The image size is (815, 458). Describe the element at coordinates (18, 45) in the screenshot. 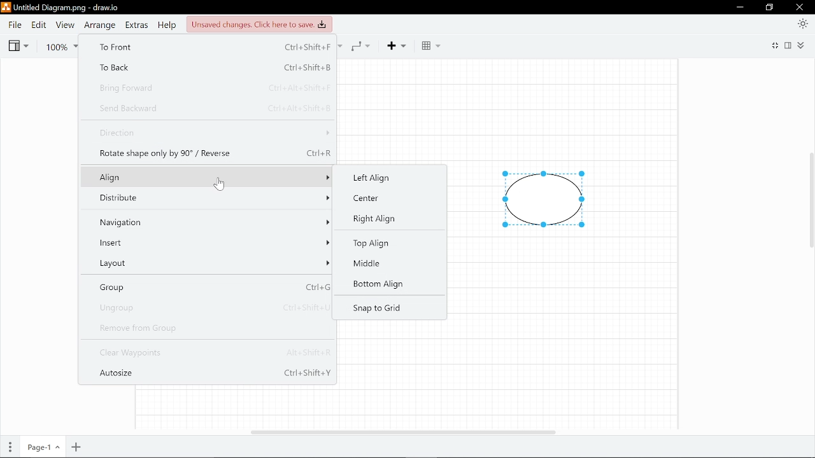

I see `View` at that location.